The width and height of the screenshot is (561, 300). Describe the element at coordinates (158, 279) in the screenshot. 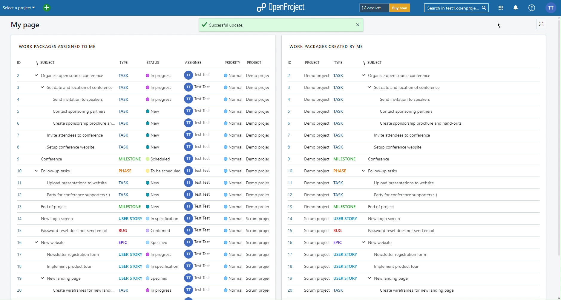

I see `Specified` at that location.